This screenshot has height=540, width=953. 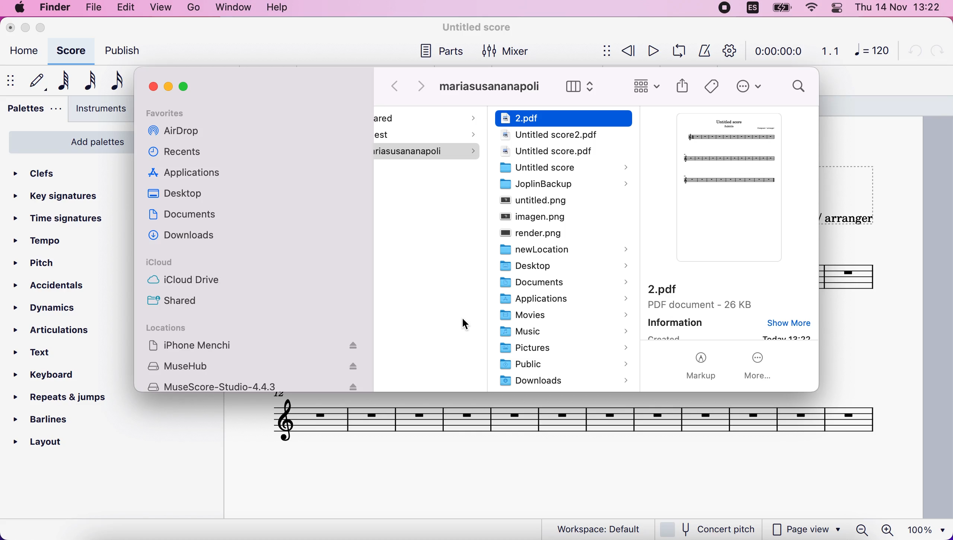 What do you see at coordinates (509, 50) in the screenshot?
I see `mixer` at bounding box center [509, 50].